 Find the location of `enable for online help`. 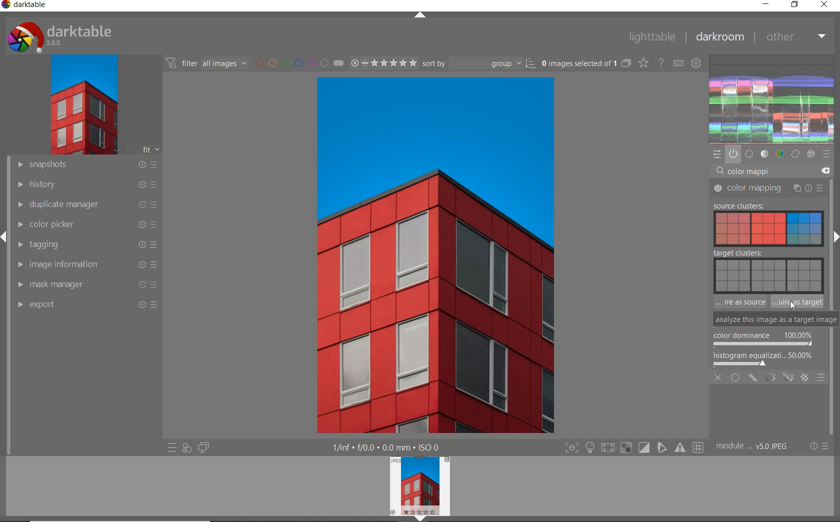

enable for online help is located at coordinates (661, 62).